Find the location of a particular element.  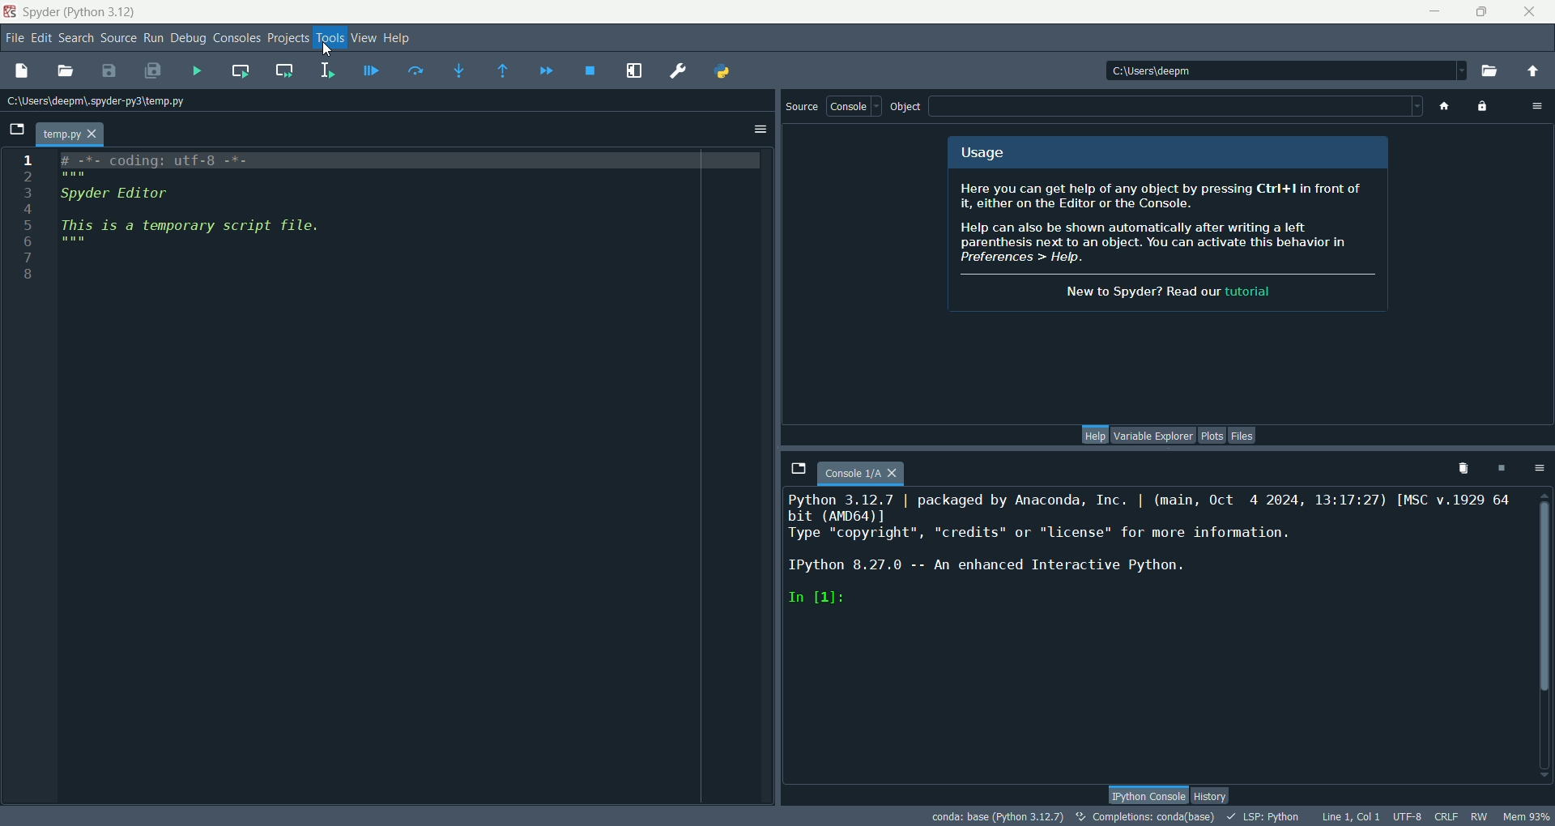

search is located at coordinates (75, 40).